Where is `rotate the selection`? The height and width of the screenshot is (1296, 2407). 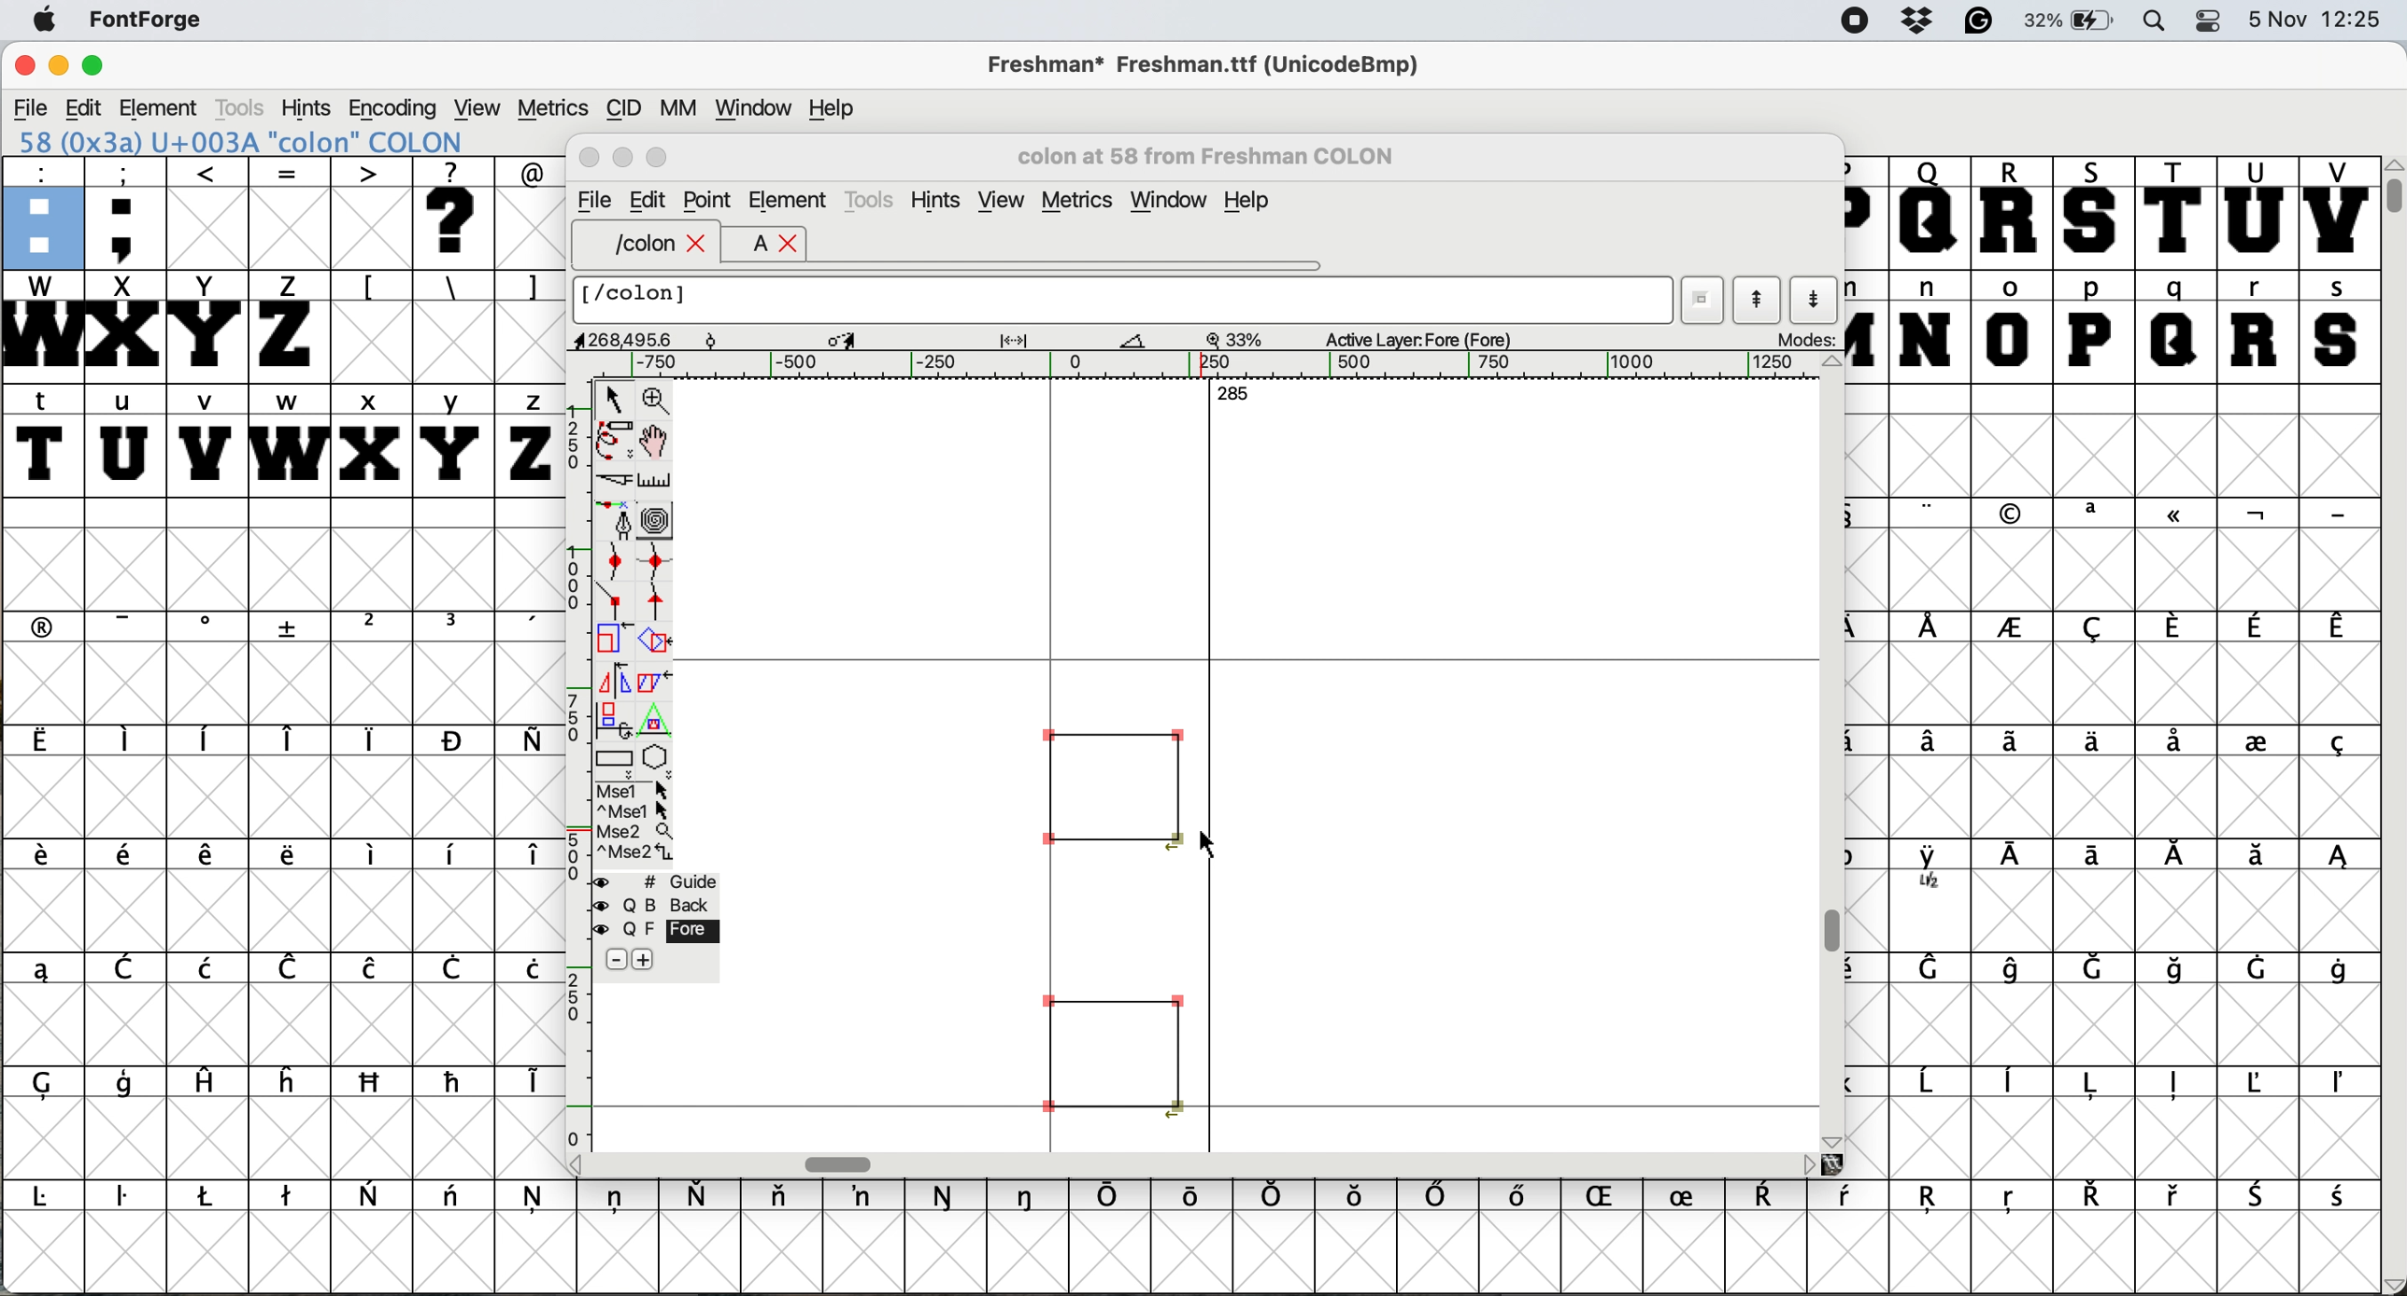 rotate the selection is located at coordinates (658, 645).